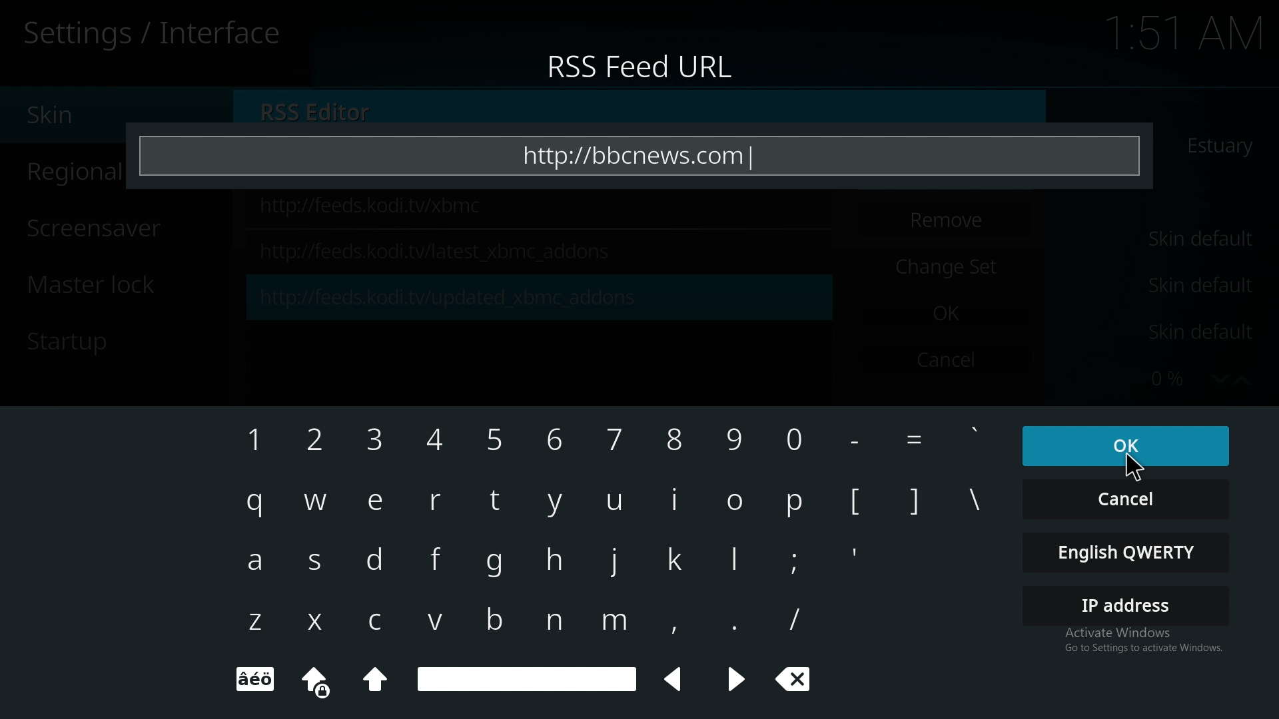 The image size is (1279, 719). What do you see at coordinates (734, 558) in the screenshot?
I see `keyboard Input` at bounding box center [734, 558].